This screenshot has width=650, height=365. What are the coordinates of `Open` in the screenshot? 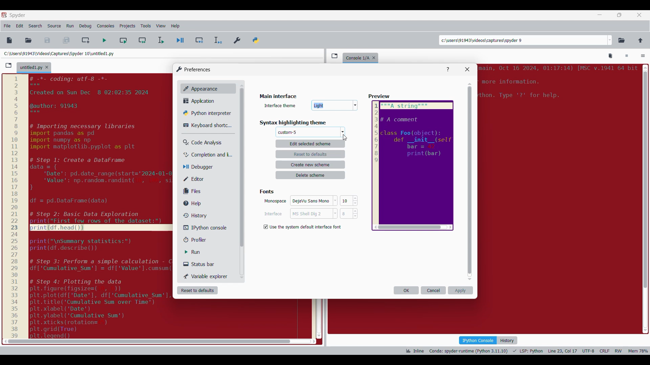 It's located at (28, 40).